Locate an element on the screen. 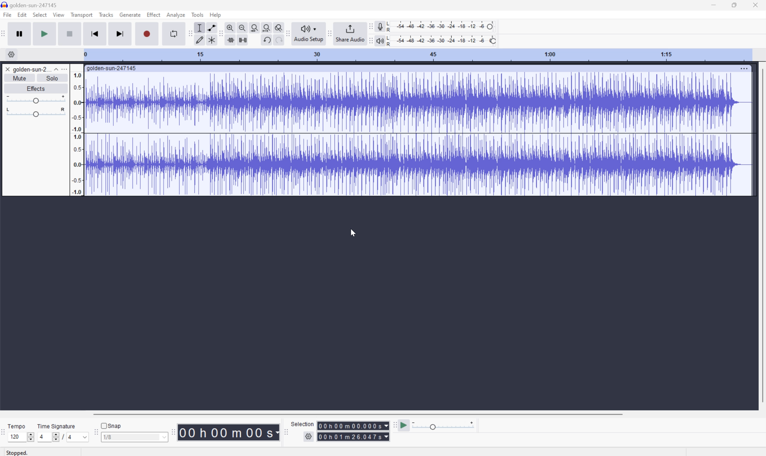  Tracks is located at coordinates (106, 14).